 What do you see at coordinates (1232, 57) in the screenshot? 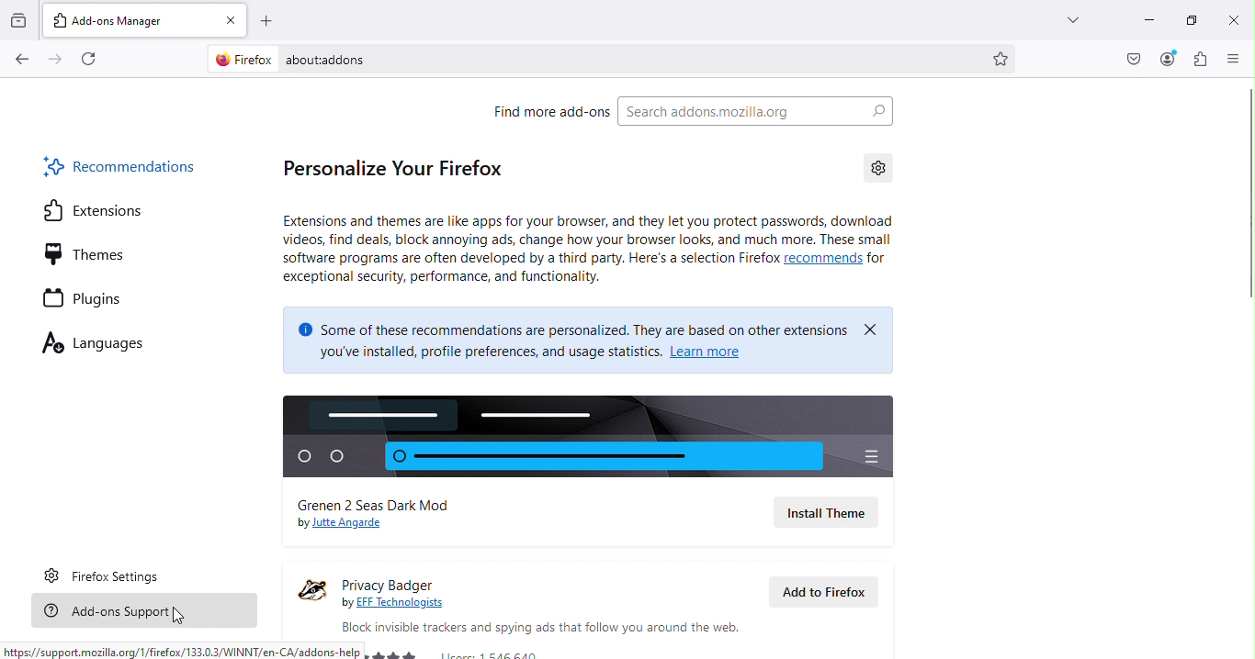
I see `Open application menu` at bounding box center [1232, 57].